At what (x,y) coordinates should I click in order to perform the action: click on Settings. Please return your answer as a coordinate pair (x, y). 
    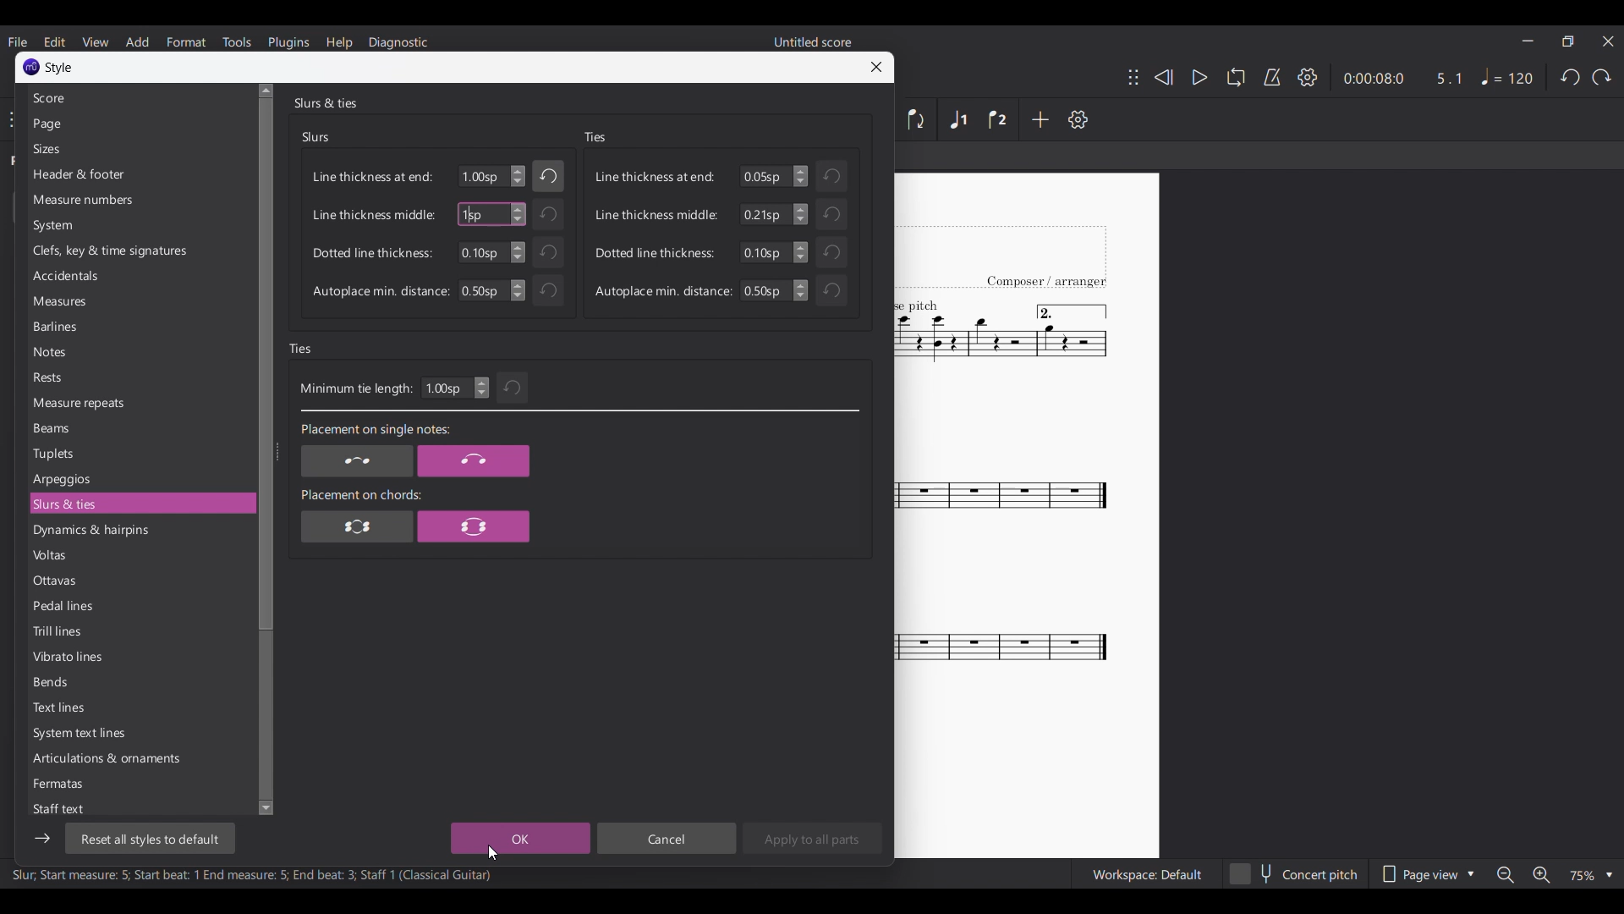
    Looking at the image, I should click on (1078, 119).